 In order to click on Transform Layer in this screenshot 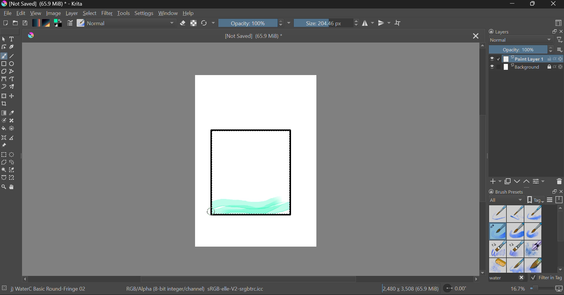, I will do `click(4, 95)`.